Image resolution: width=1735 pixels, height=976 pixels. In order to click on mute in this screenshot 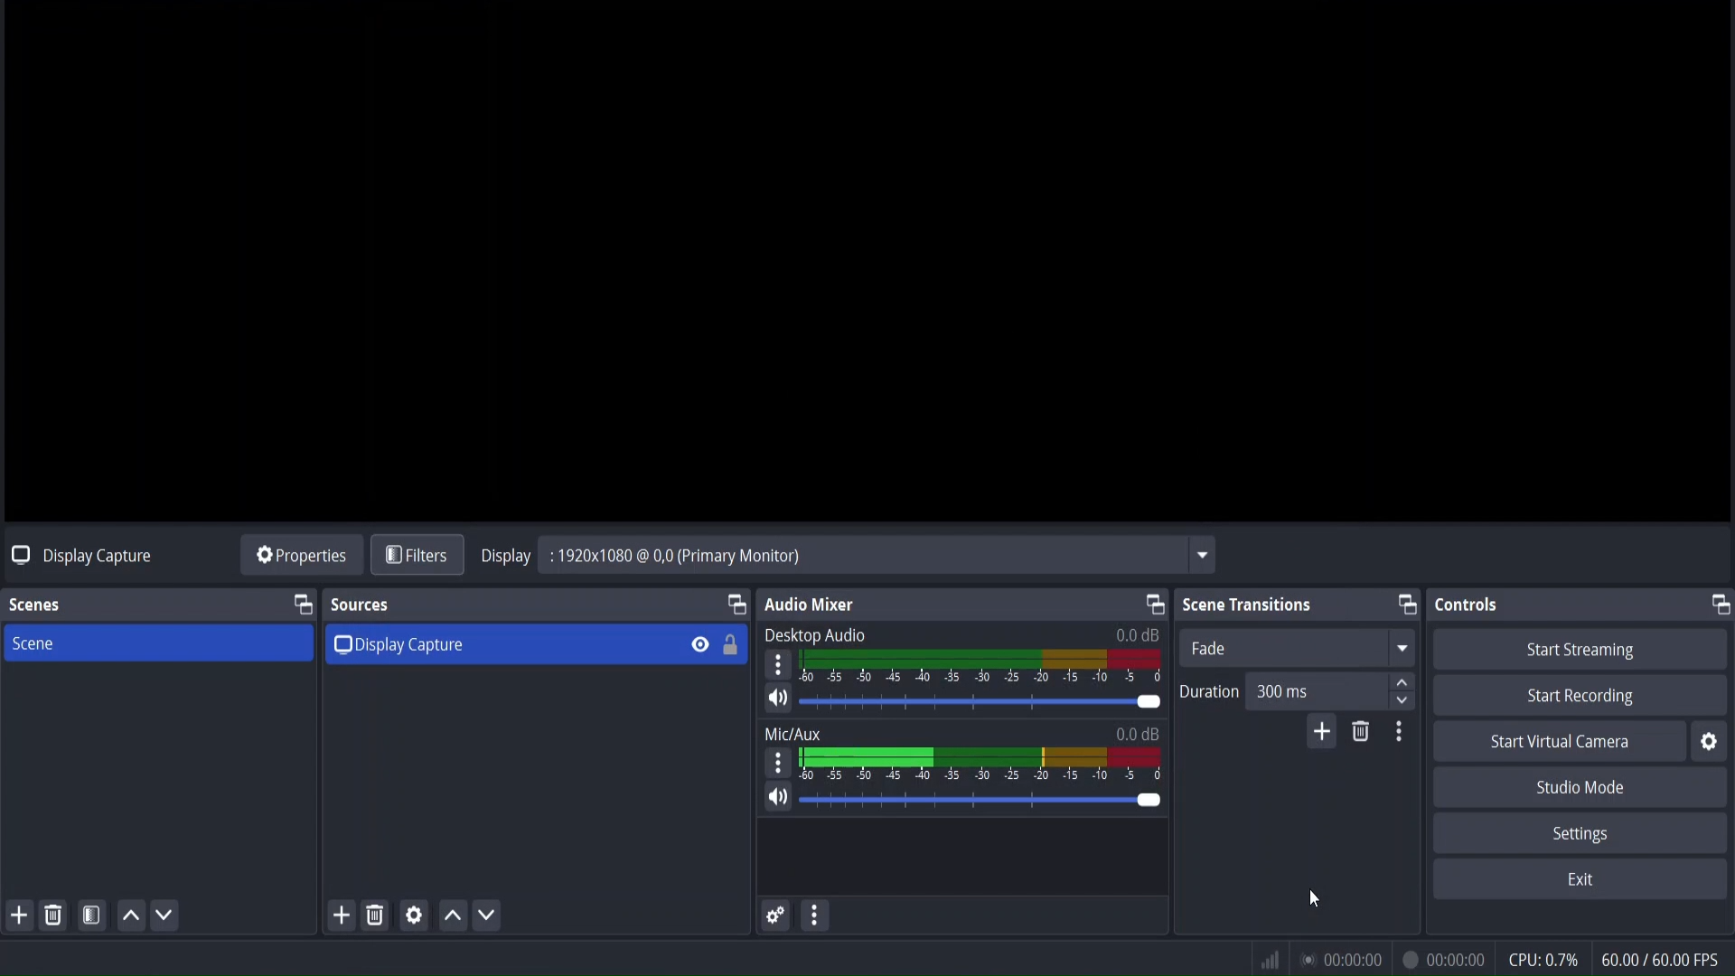, I will do `click(779, 798)`.